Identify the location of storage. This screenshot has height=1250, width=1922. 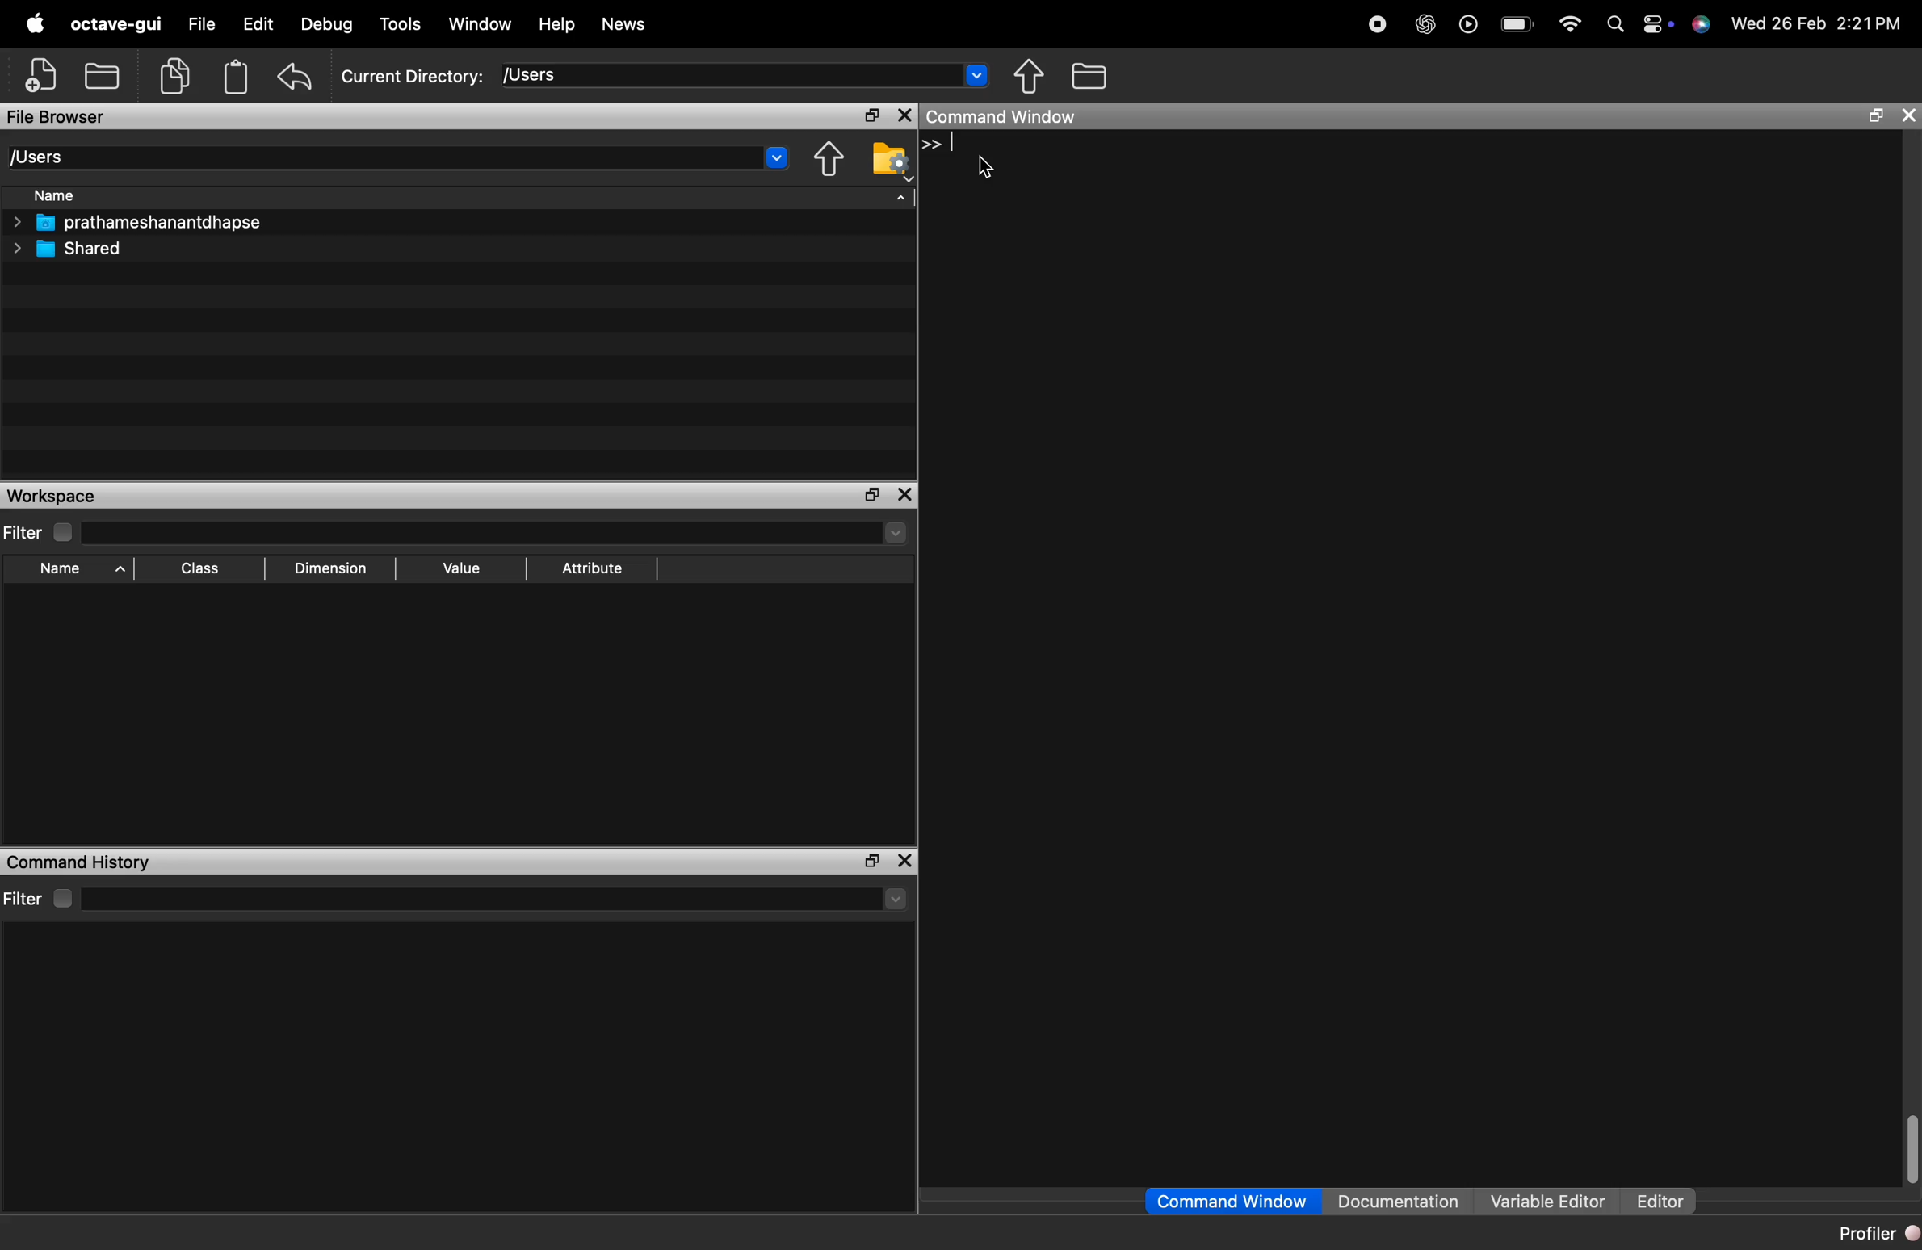
(237, 78).